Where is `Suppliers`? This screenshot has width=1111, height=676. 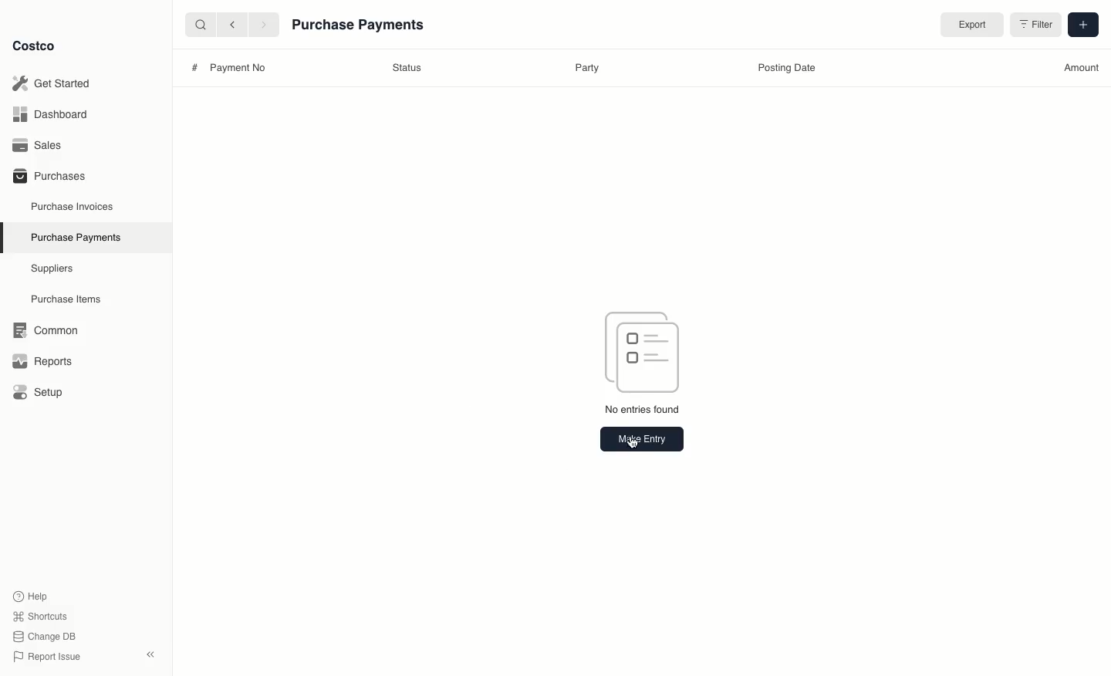 Suppliers is located at coordinates (52, 268).